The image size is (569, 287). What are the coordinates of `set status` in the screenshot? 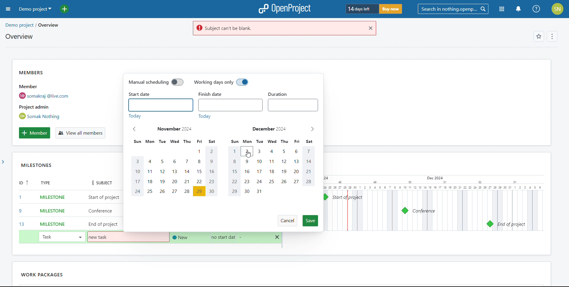 It's located at (179, 237).